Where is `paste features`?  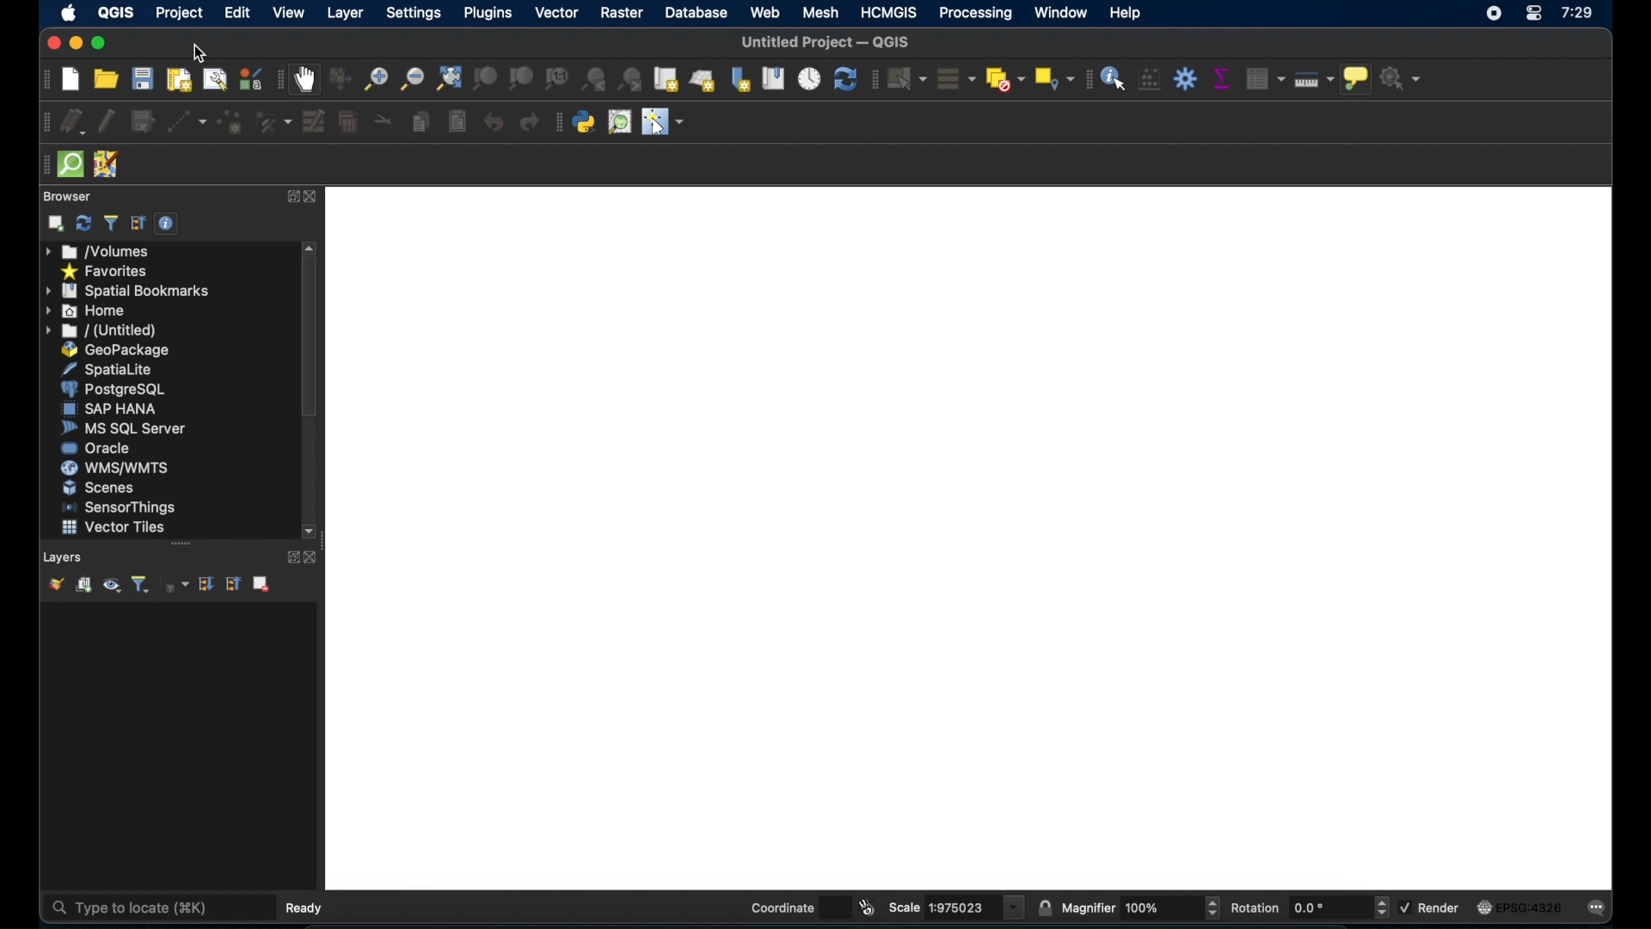 paste features is located at coordinates (457, 122).